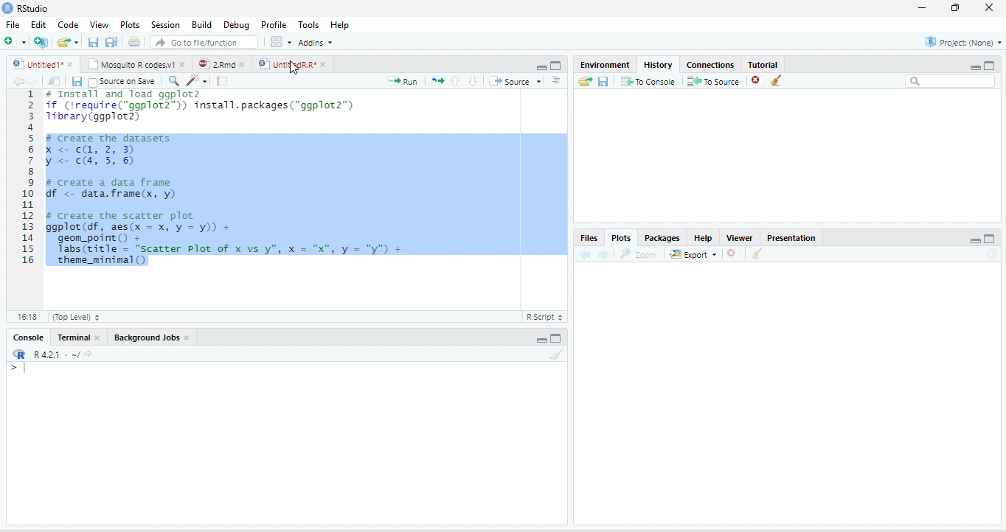 This screenshot has width=1006, height=532. I want to click on Open recent files, so click(76, 42).